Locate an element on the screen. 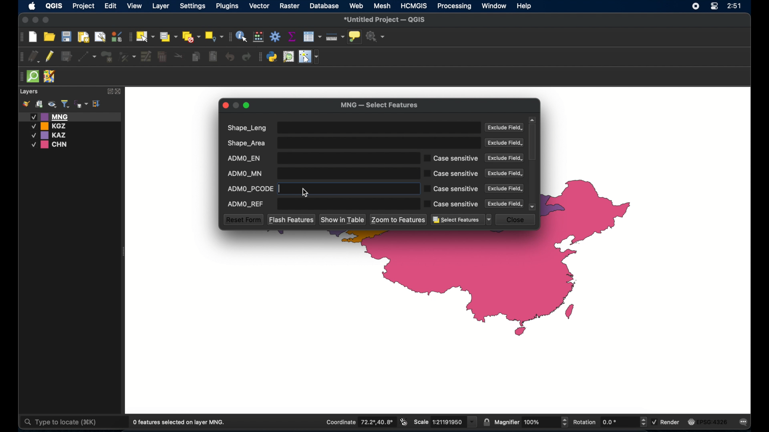 Image resolution: width=769 pixels, height=432 pixels. modify attributes is located at coordinates (146, 57).